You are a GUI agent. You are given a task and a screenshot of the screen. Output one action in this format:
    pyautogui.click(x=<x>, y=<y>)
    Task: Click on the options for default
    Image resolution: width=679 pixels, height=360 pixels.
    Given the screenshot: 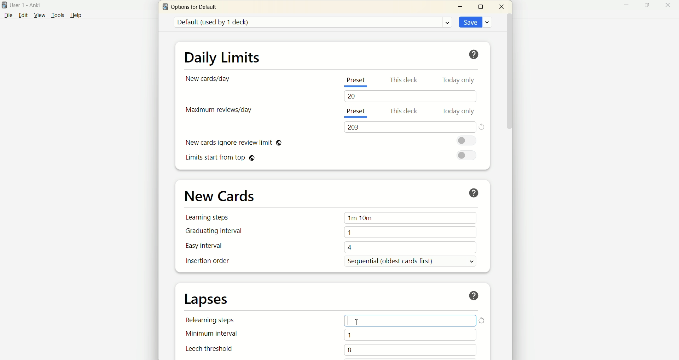 What is the action you would take?
    pyautogui.click(x=196, y=8)
    